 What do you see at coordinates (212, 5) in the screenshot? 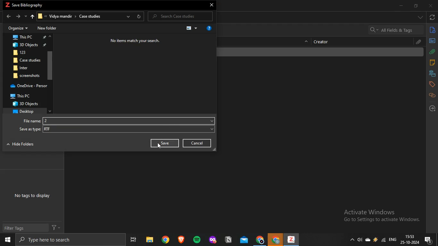
I see `close` at bounding box center [212, 5].